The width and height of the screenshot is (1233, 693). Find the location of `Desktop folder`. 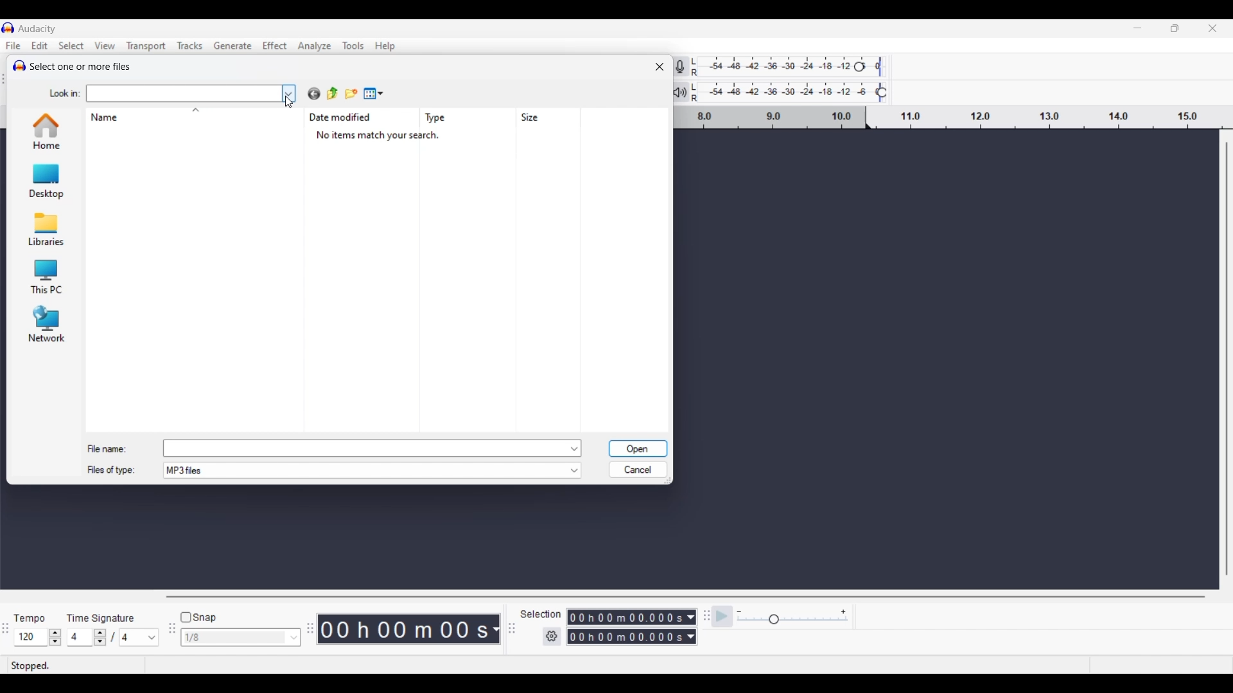

Desktop folder is located at coordinates (45, 180).